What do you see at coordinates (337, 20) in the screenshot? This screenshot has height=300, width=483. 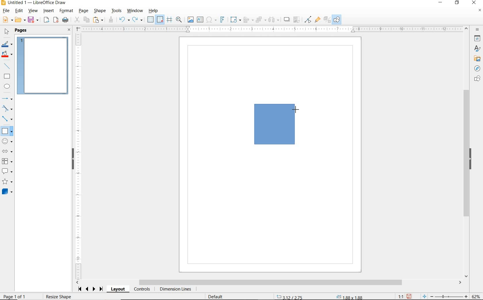 I see `SHOW DRAW FUNCTIONS` at bounding box center [337, 20].